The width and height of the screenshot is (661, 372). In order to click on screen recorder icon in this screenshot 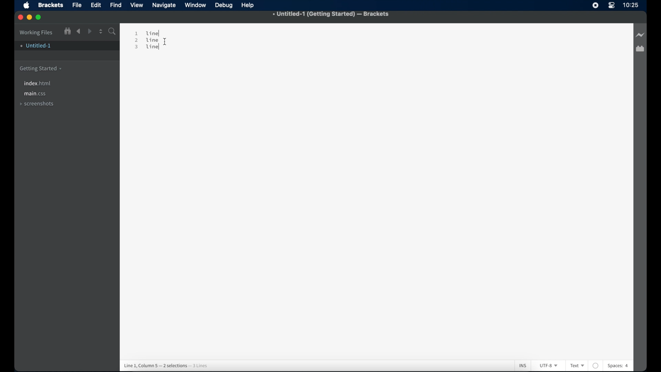, I will do `click(594, 5)`.